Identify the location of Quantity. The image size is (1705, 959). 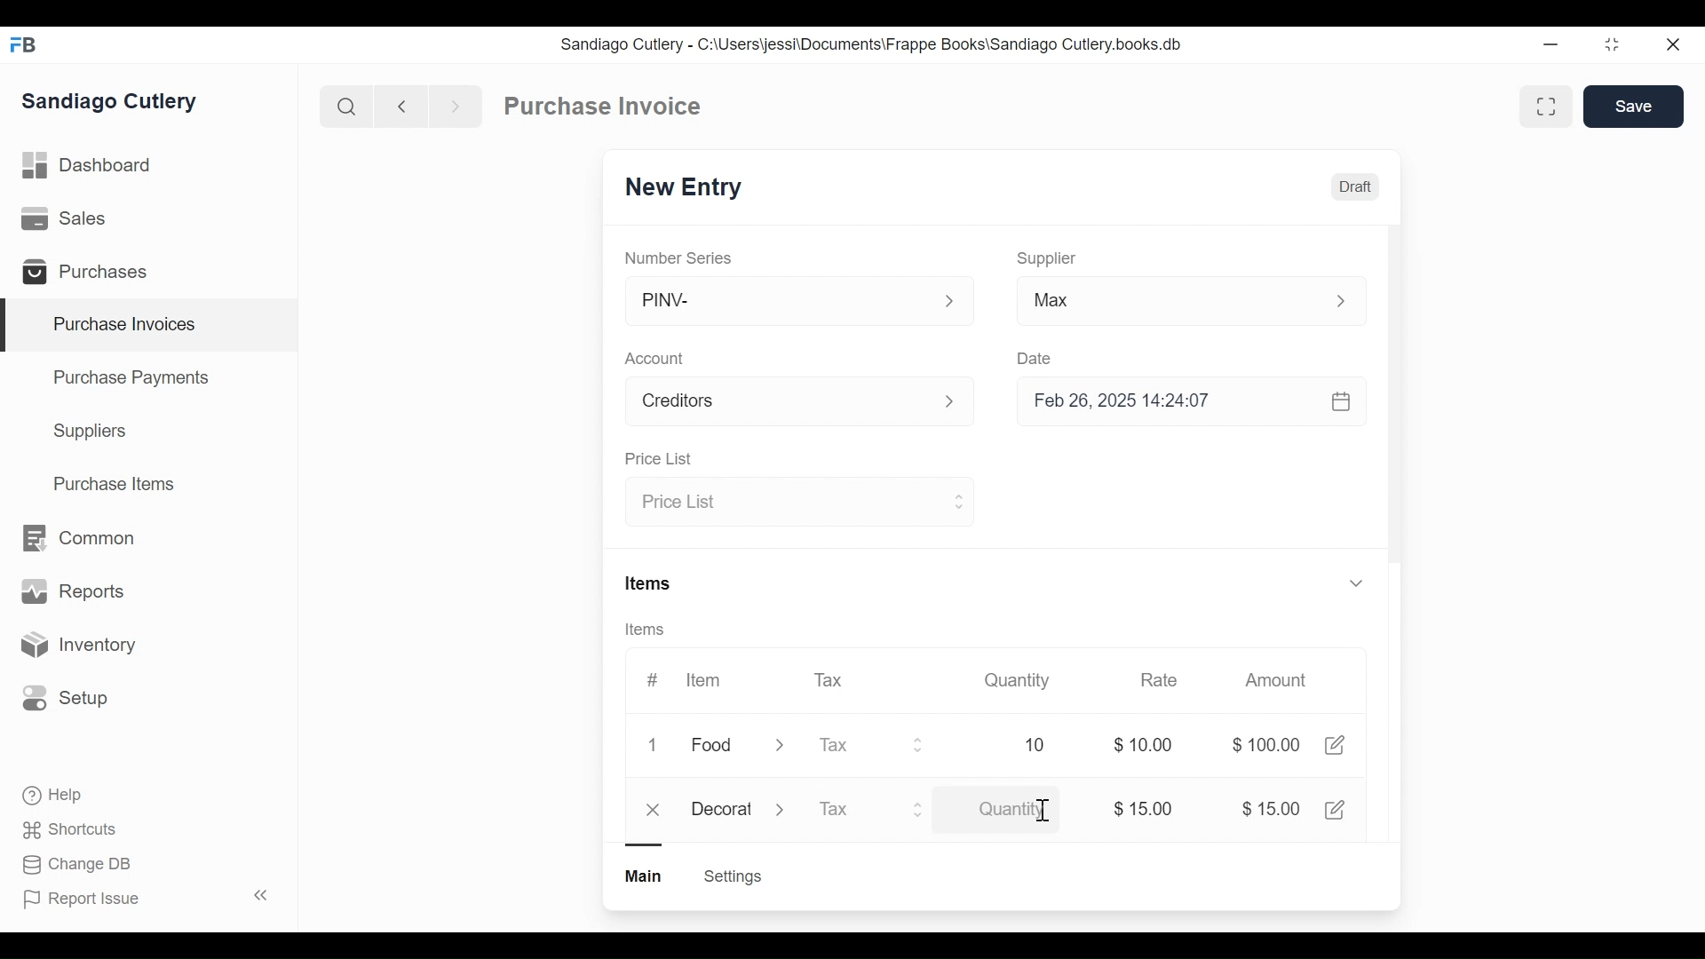
(1015, 679).